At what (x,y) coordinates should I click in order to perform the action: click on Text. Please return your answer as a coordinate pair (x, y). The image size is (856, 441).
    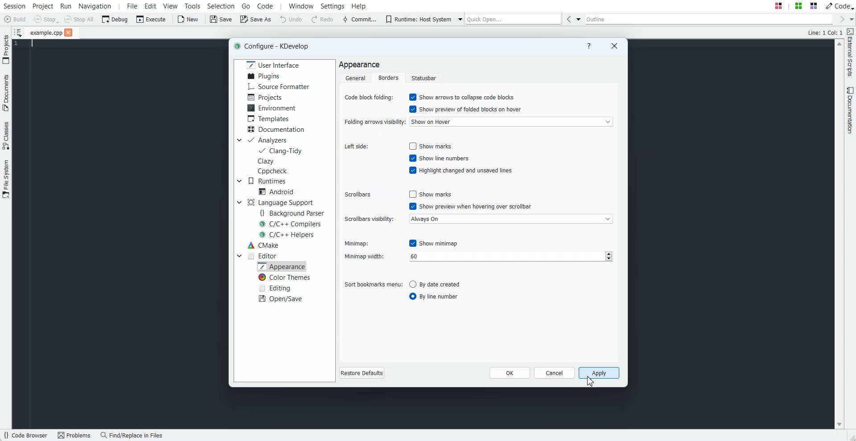
    Looking at the image, I should click on (272, 45).